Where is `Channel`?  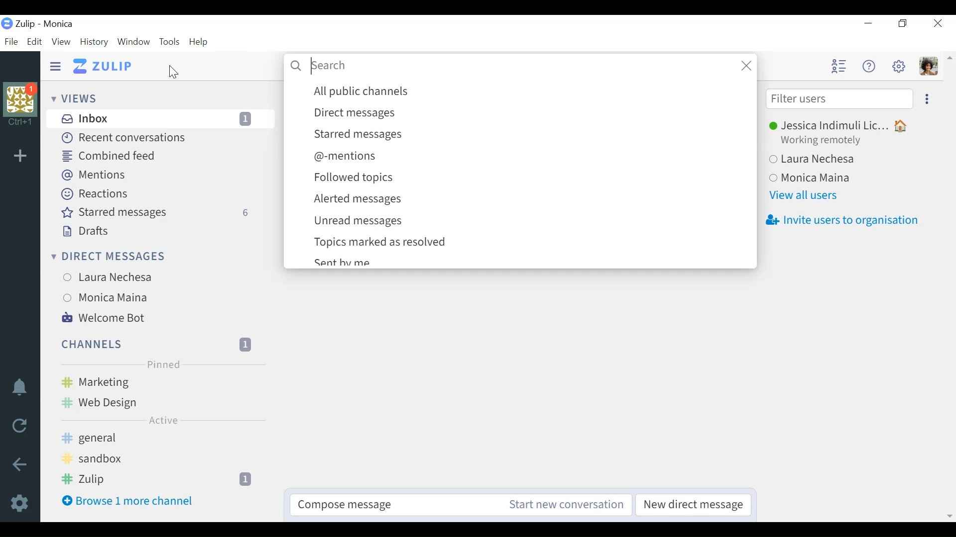 Channel is located at coordinates (158, 344).